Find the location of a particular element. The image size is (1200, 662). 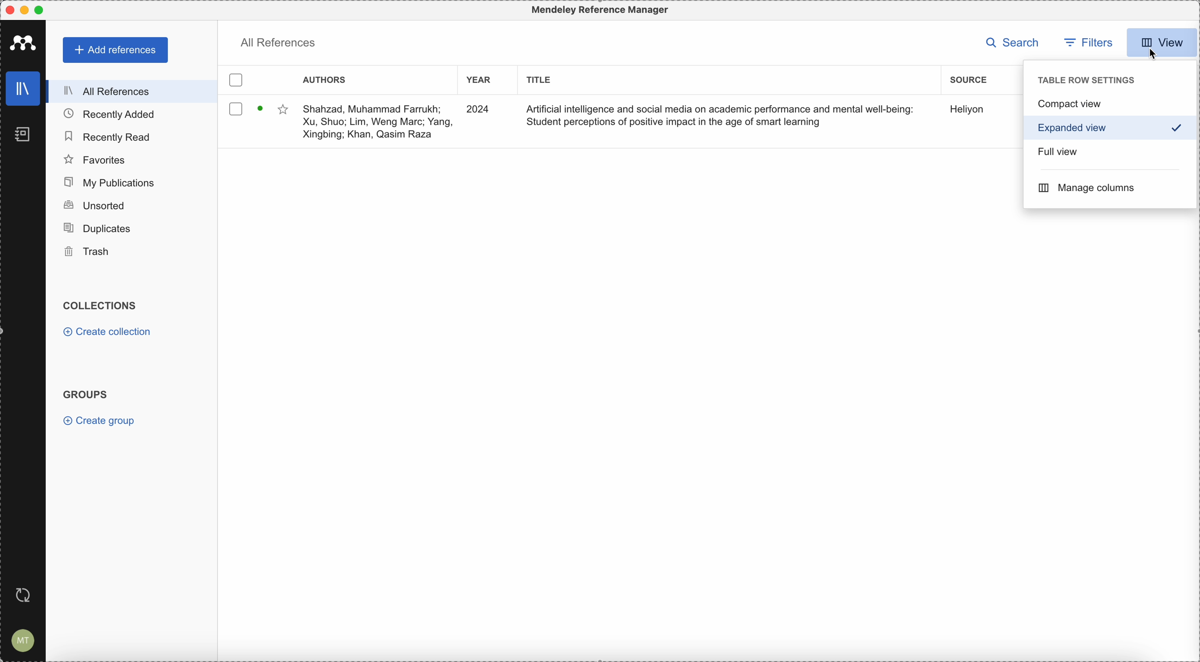

groups is located at coordinates (87, 395).